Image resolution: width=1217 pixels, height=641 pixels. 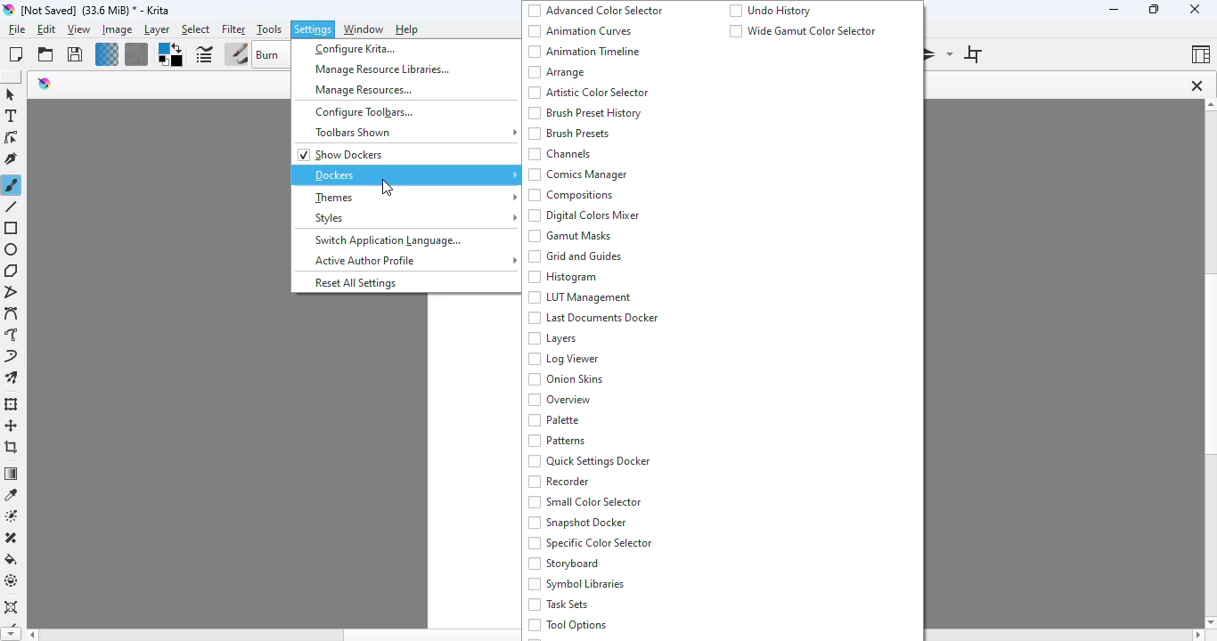 I want to click on gamut masks, so click(x=571, y=235).